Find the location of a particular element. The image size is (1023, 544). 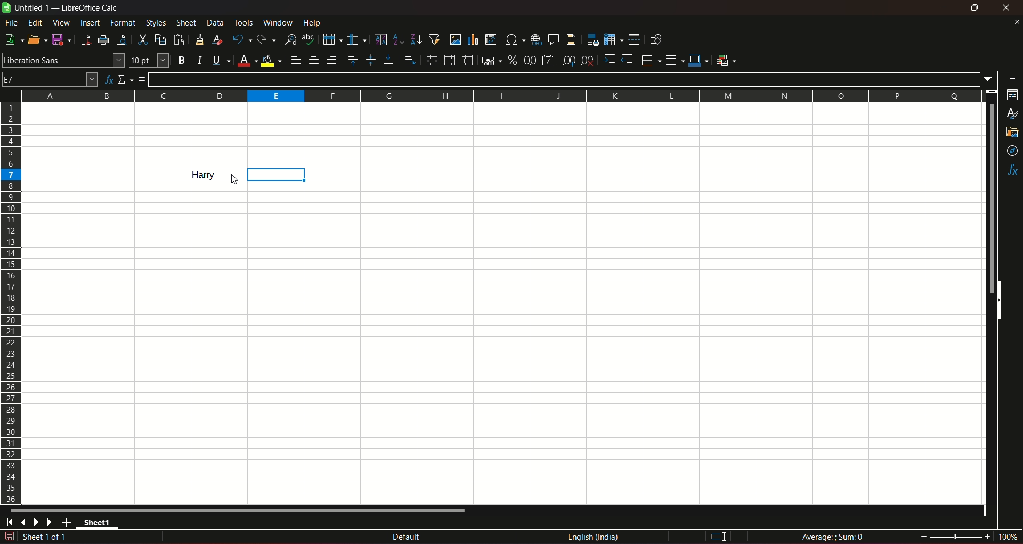

column is located at coordinates (355, 38).